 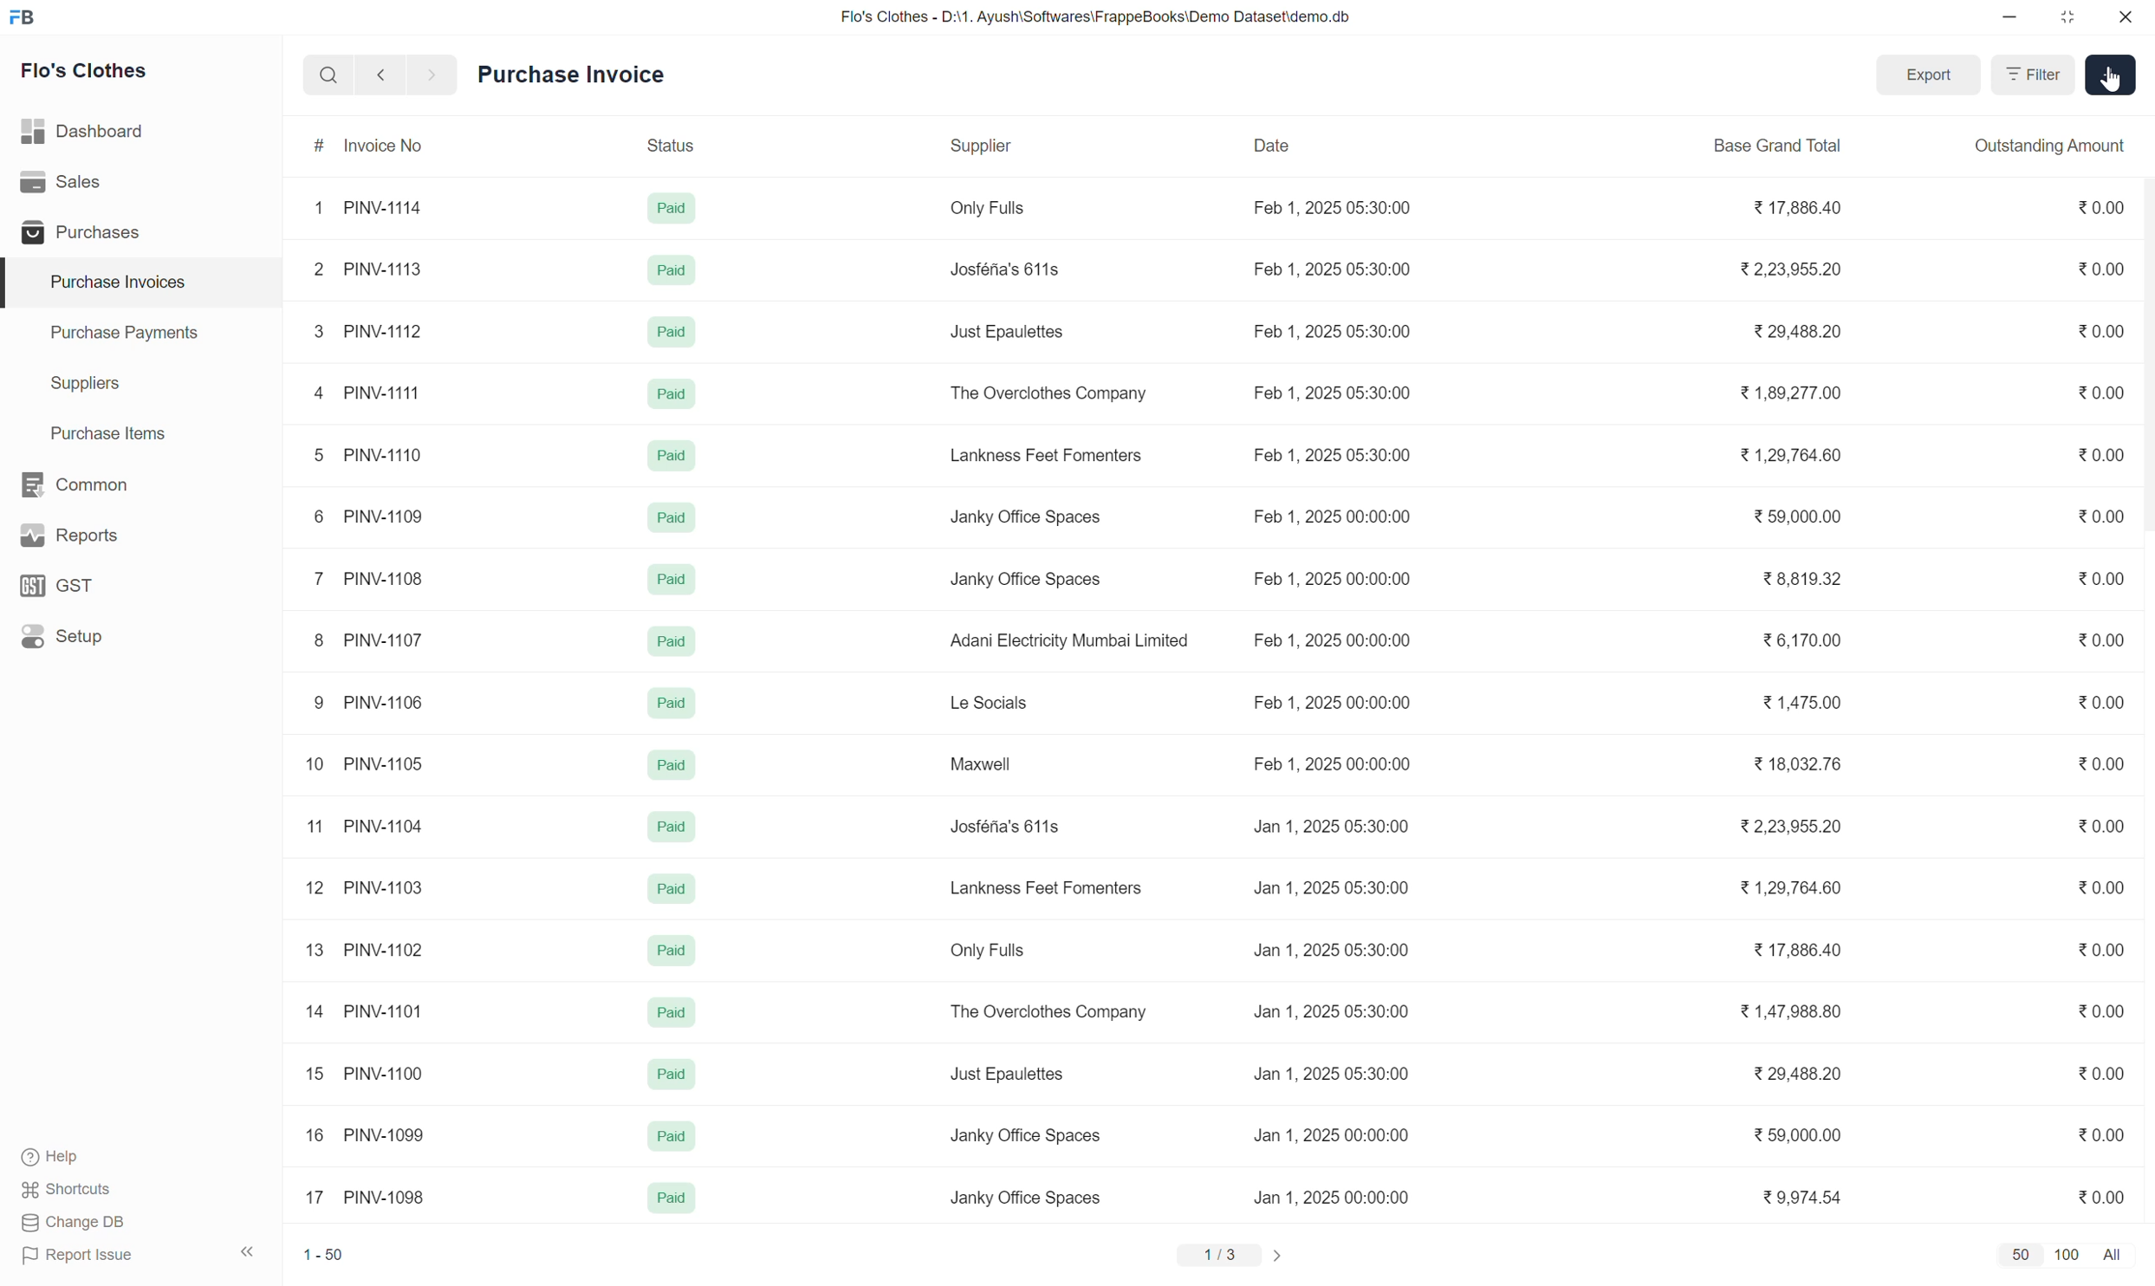 I want to click on Jan 1, 2025 05:30:00, so click(x=1329, y=949).